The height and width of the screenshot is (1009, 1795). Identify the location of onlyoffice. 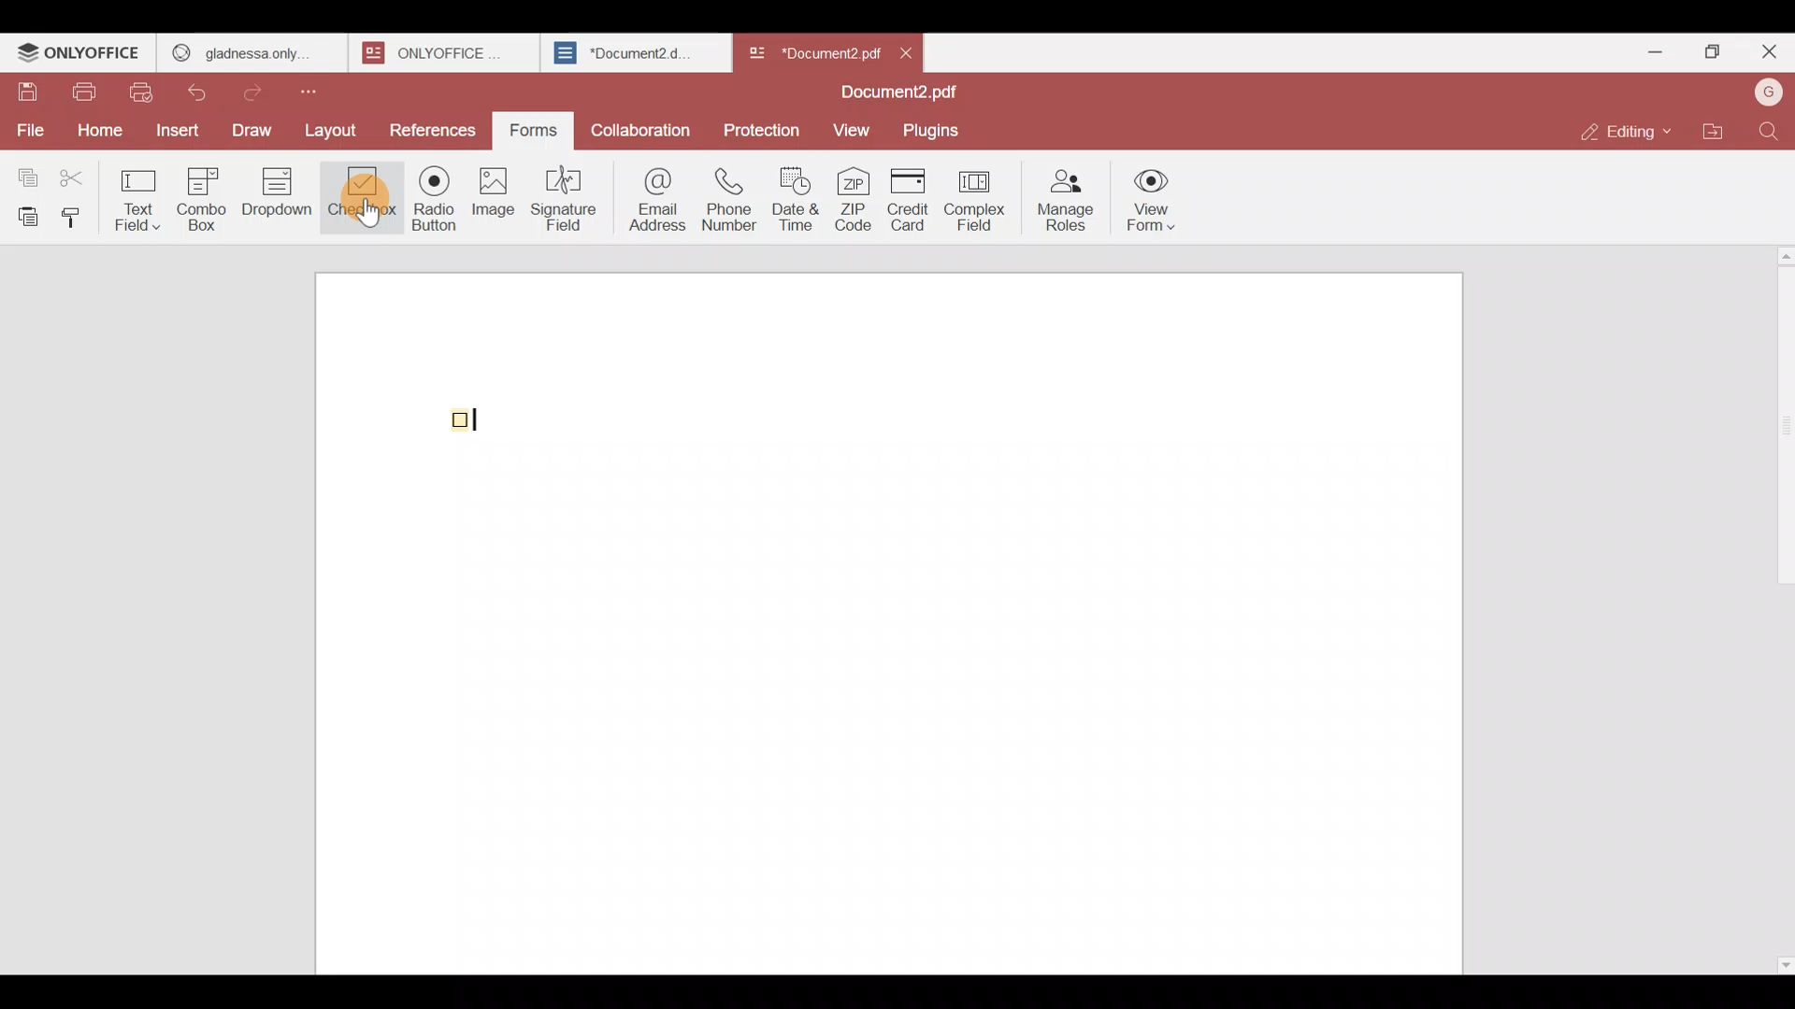
(438, 52).